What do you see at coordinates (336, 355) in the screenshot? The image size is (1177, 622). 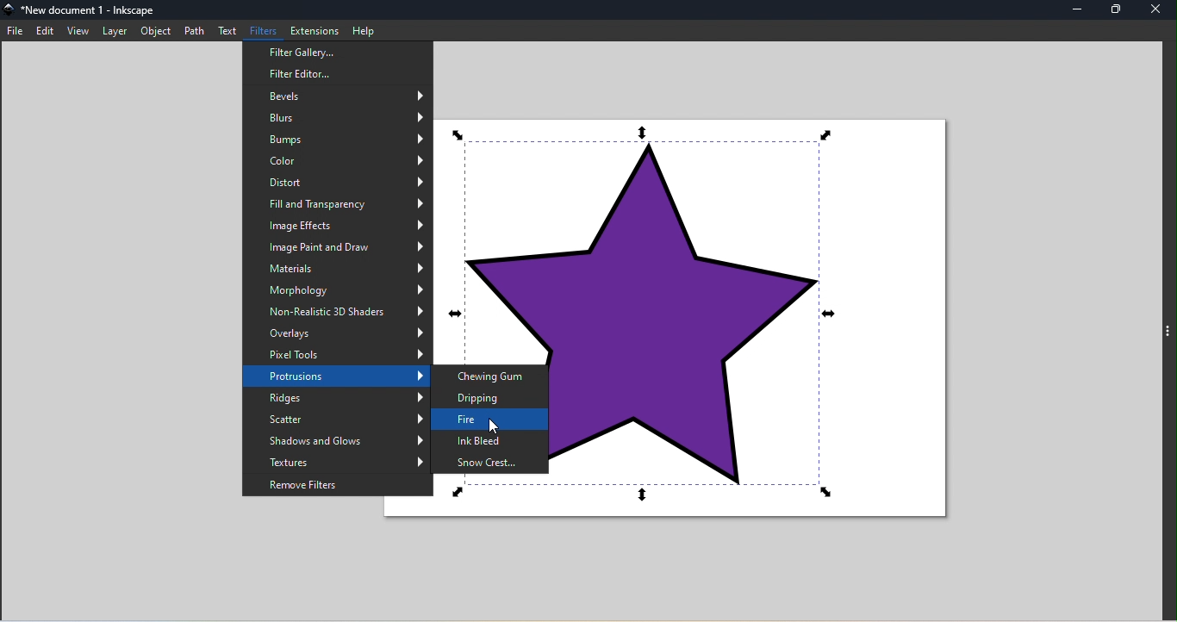 I see `Pixels` at bounding box center [336, 355].